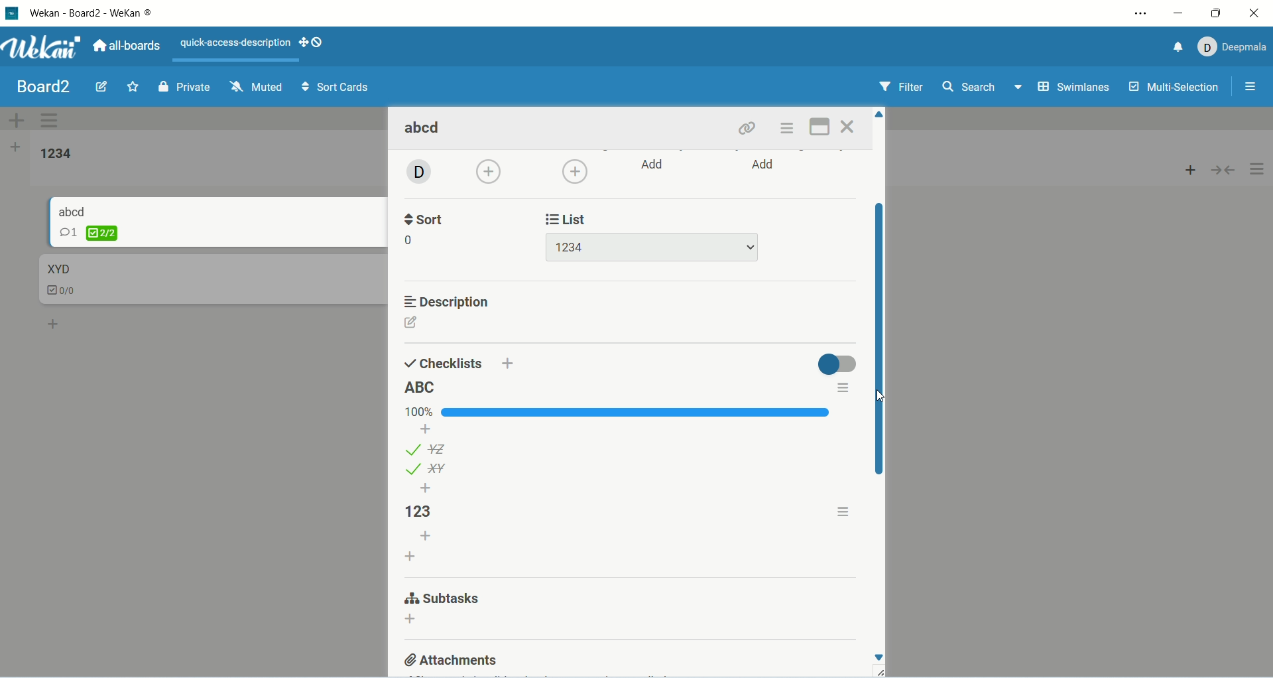  I want to click on add, so click(765, 166).